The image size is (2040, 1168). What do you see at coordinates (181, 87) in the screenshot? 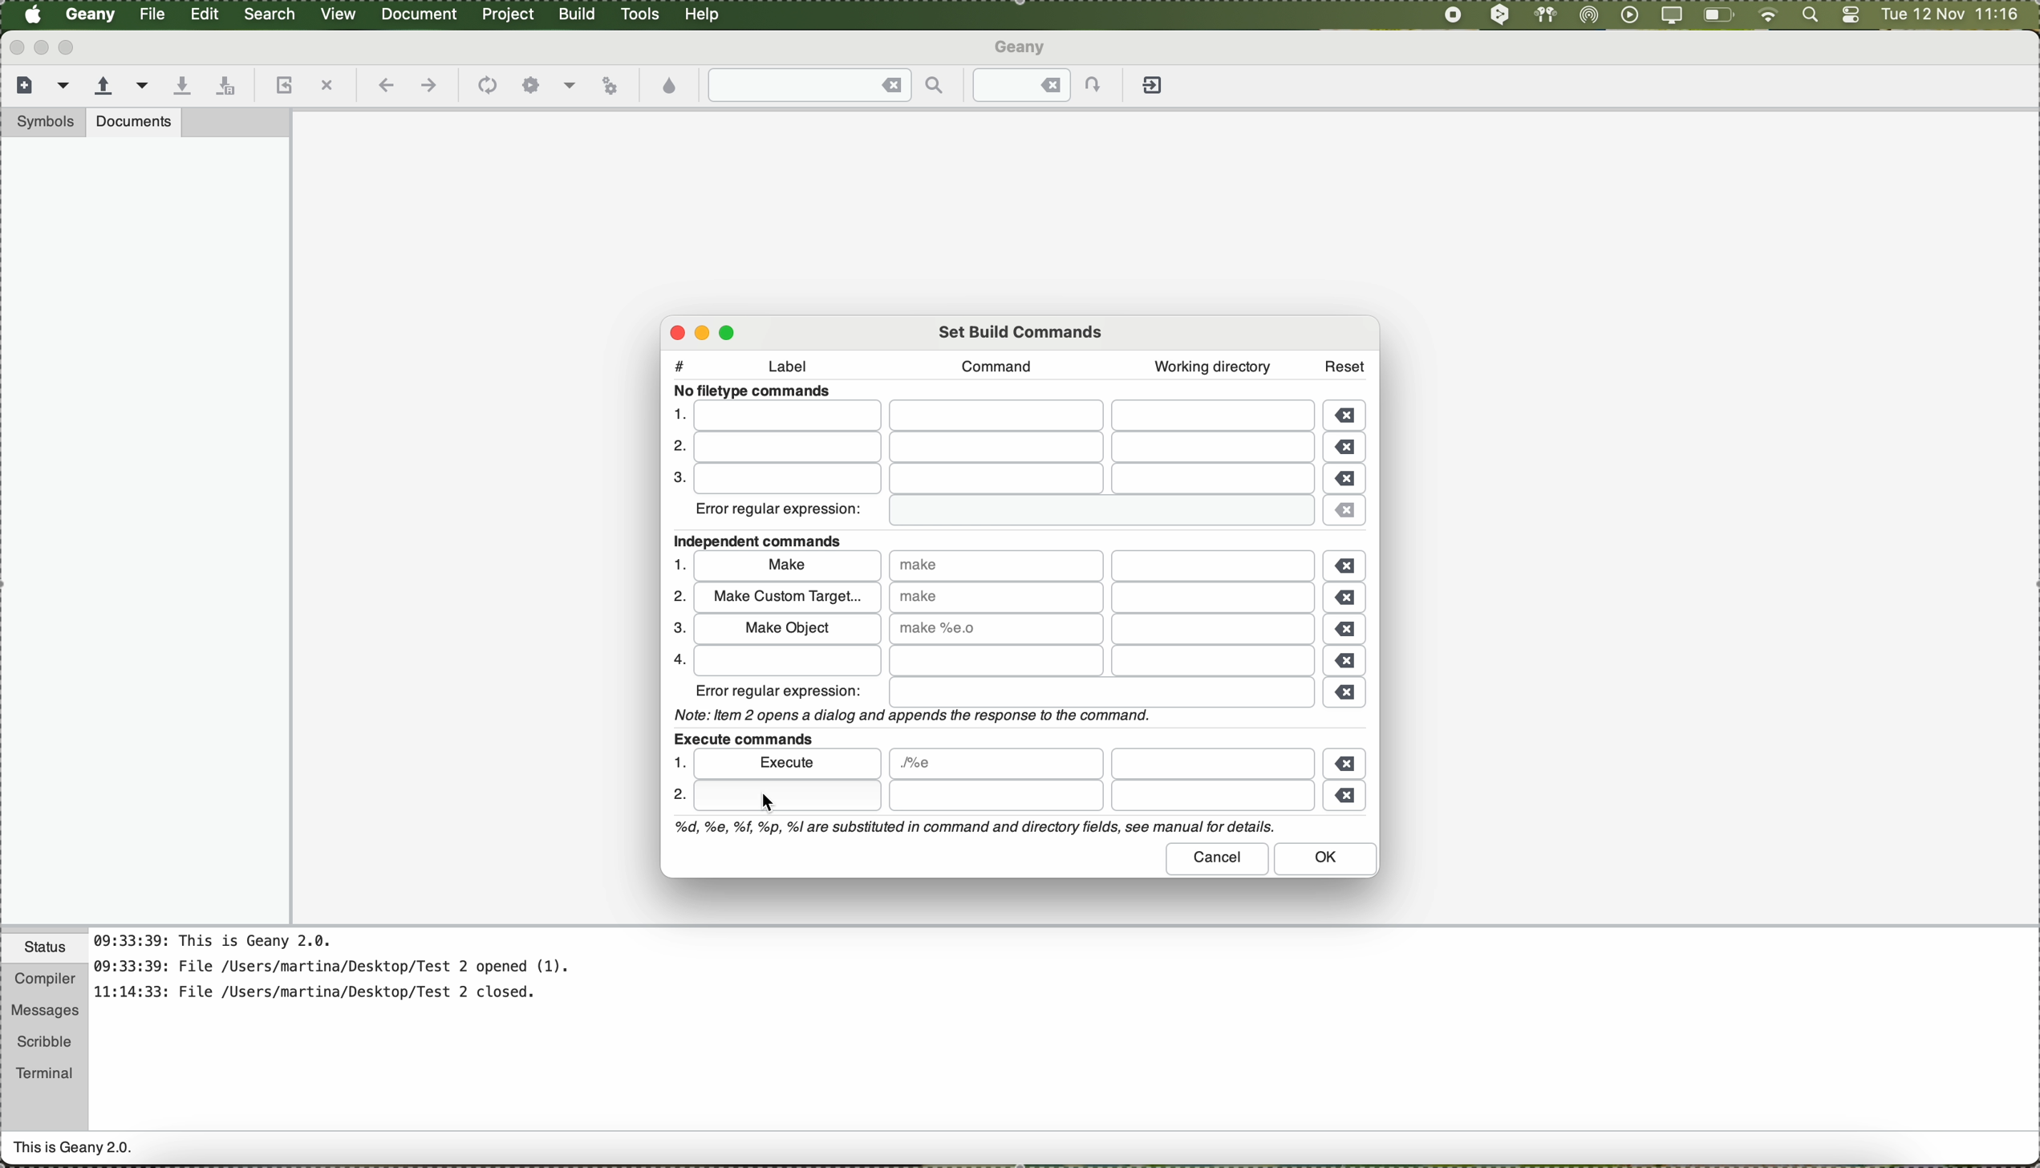
I see `save the current file` at bounding box center [181, 87].